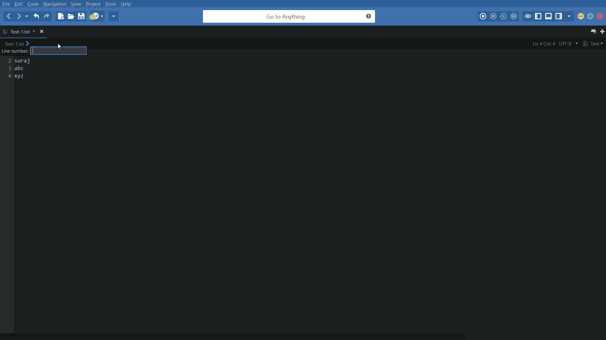  What do you see at coordinates (20, 4) in the screenshot?
I see `edit ` at bounding box center [20, 4].